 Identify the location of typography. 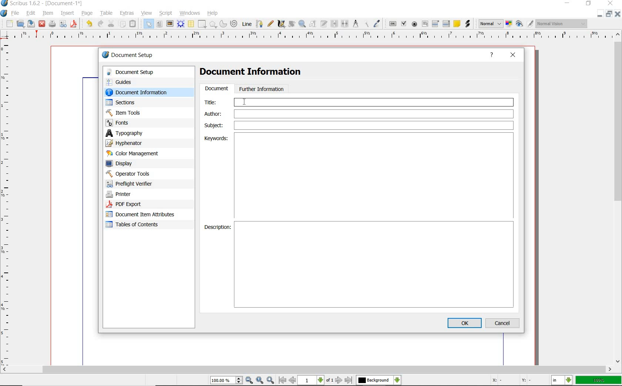
(135, 133).